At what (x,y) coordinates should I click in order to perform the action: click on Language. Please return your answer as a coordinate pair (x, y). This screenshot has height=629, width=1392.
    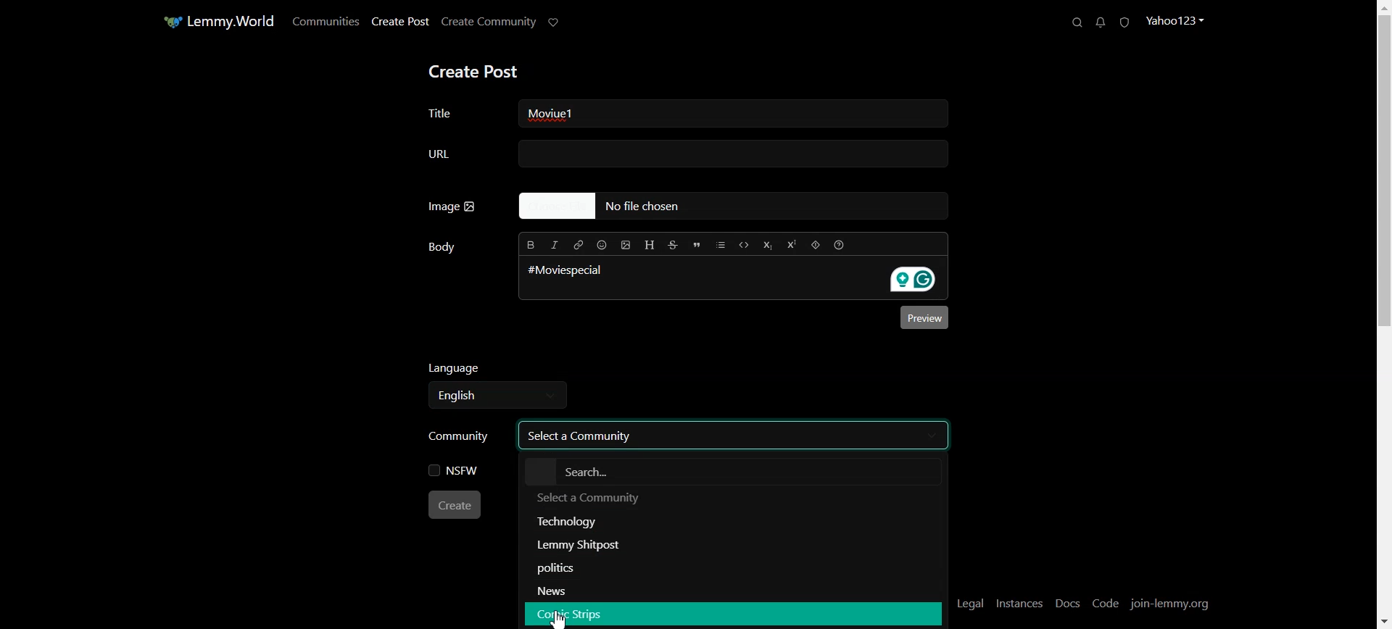
    Looking at the image, I should click on (502, 369).